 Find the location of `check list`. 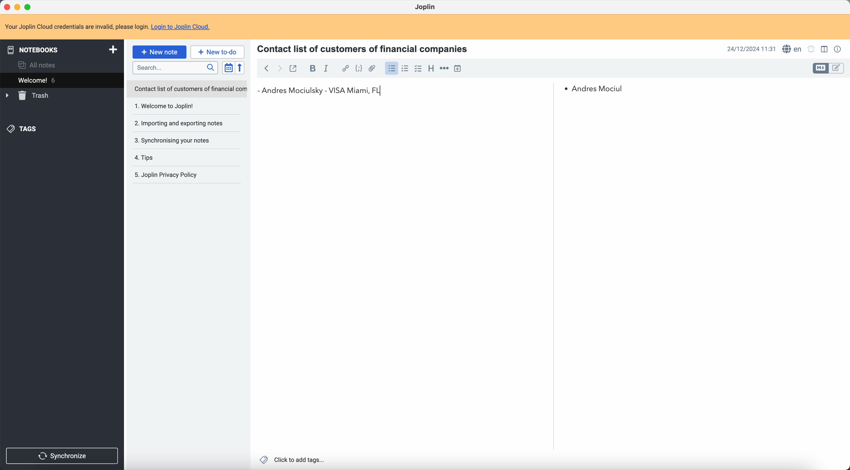

check list is located at coordinates (418, 69).